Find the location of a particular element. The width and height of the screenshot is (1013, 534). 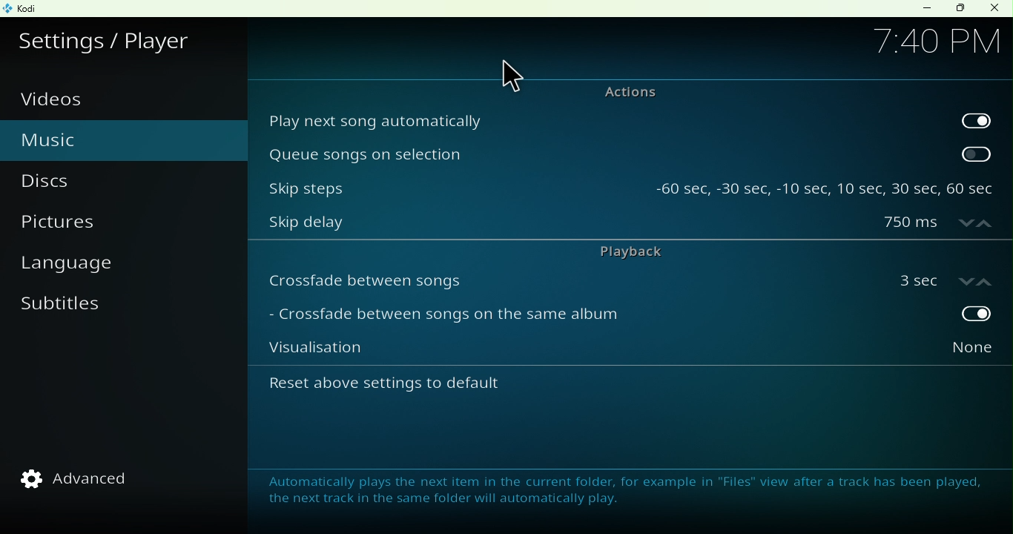

time skips is located at coordinates (825, 184).